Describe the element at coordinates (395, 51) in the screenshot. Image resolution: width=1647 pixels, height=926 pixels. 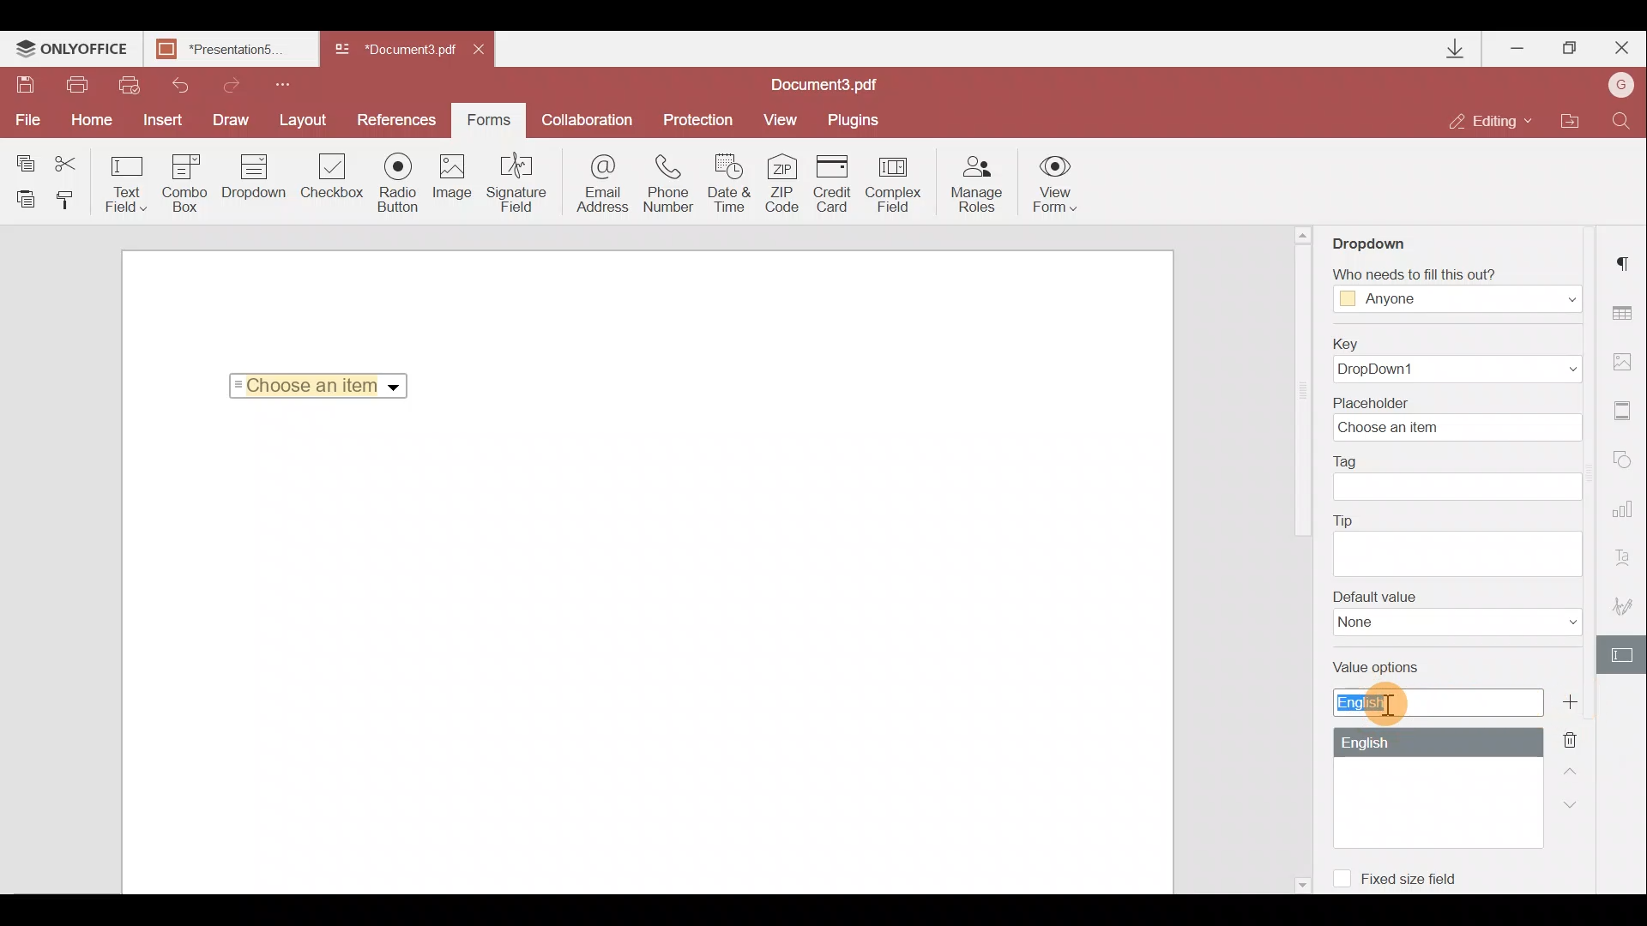
I see `Document3.pdf` at that location.